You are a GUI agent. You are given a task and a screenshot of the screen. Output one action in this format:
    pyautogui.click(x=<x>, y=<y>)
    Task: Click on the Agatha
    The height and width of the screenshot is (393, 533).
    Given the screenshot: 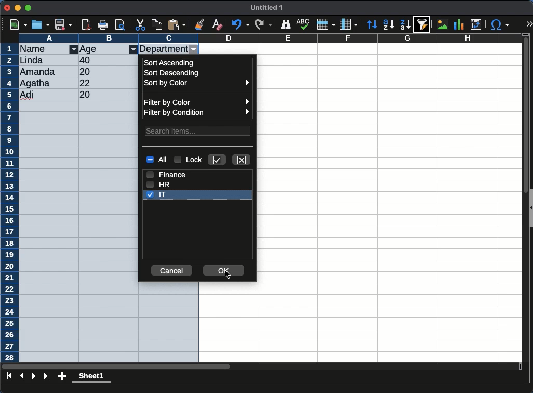 What is the action you would take?
    pyautogui.click(x=35, y=83)
    